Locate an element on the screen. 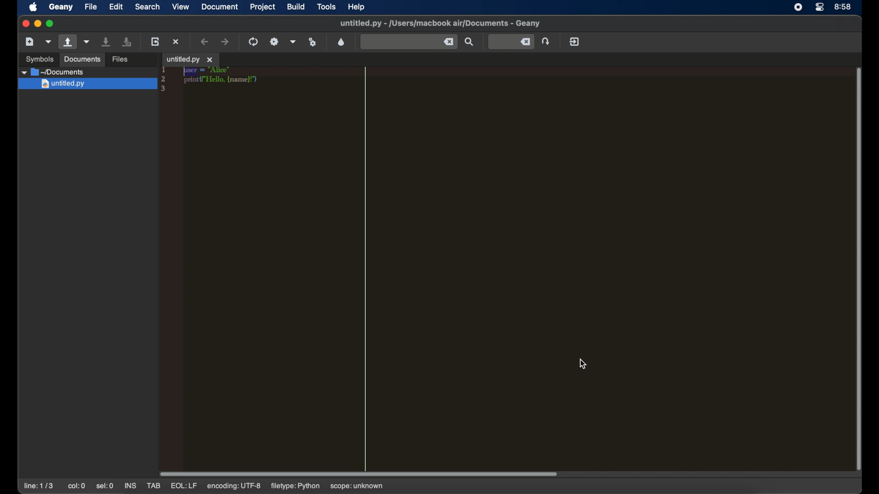 This screenshot has height=494, width=879. close the current file is located at coordinates (176, 41).